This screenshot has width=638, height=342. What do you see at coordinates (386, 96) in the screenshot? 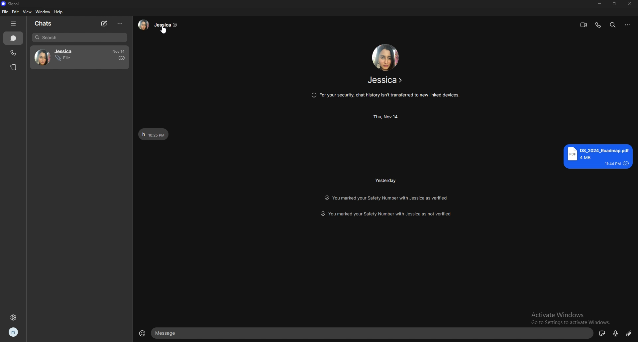
I see `info` at bounding box center [386, 96].